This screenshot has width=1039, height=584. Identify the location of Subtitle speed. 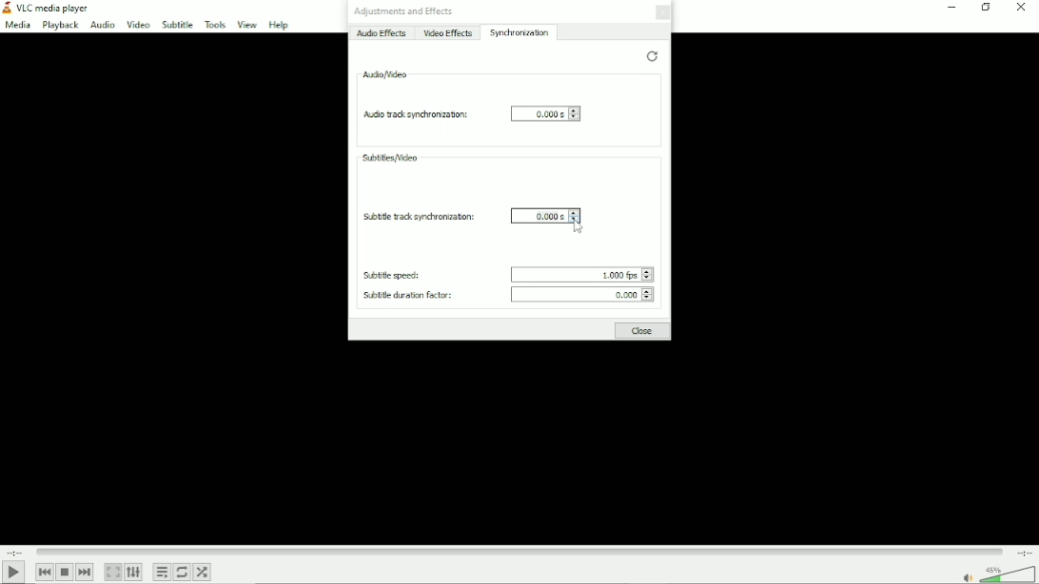
(388, 275).